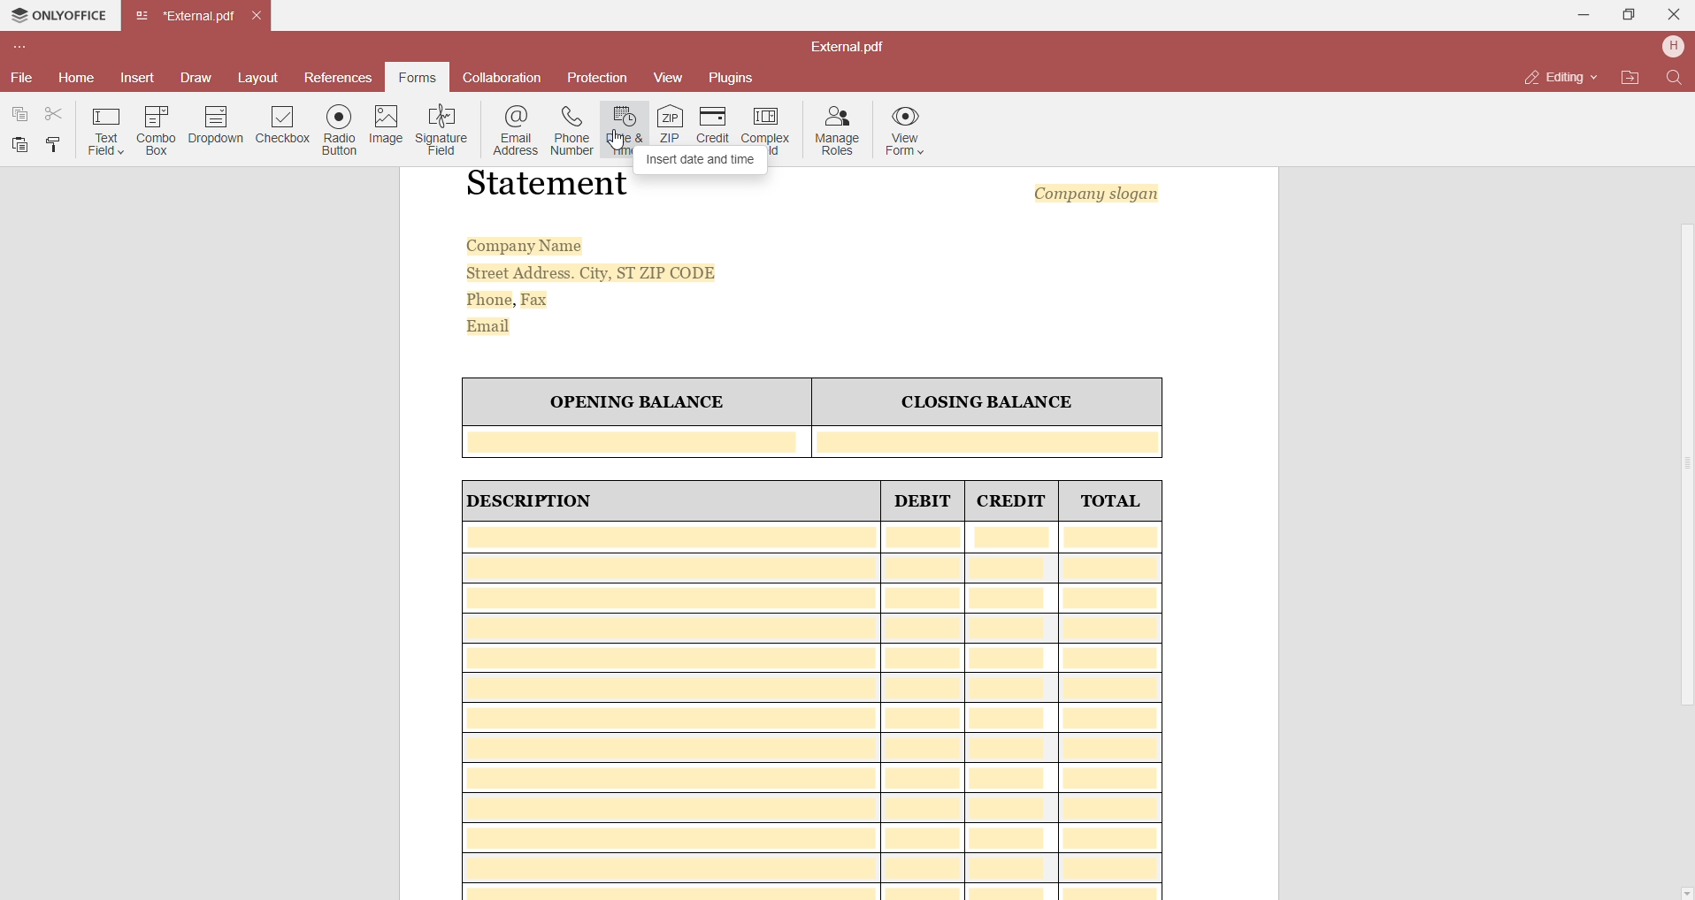  I want to click on Checkbox, so click(281, 126).